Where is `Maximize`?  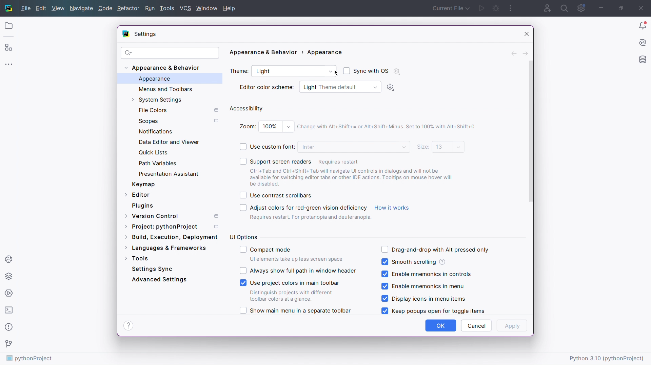 Maximize is located at coordinates (620, 7).